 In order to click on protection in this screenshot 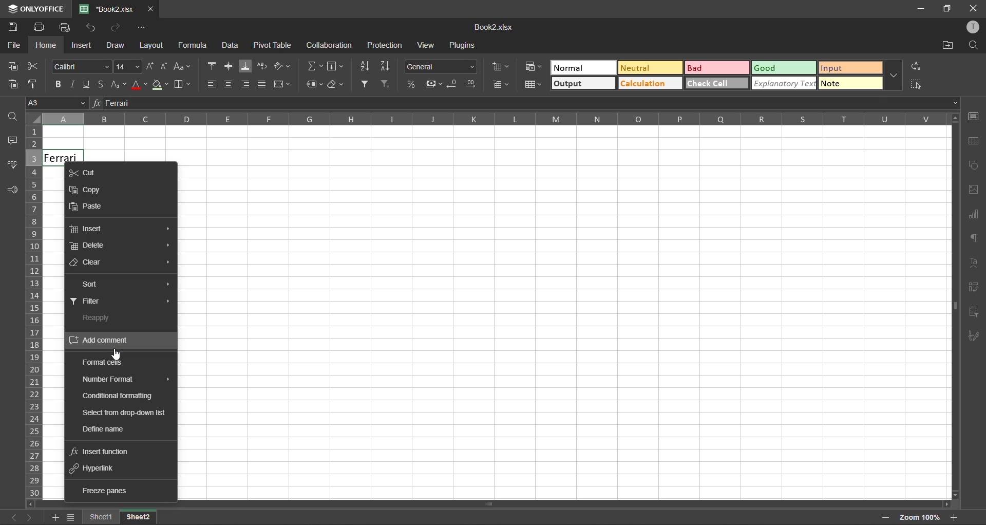, I will do `click(384, 44)`.